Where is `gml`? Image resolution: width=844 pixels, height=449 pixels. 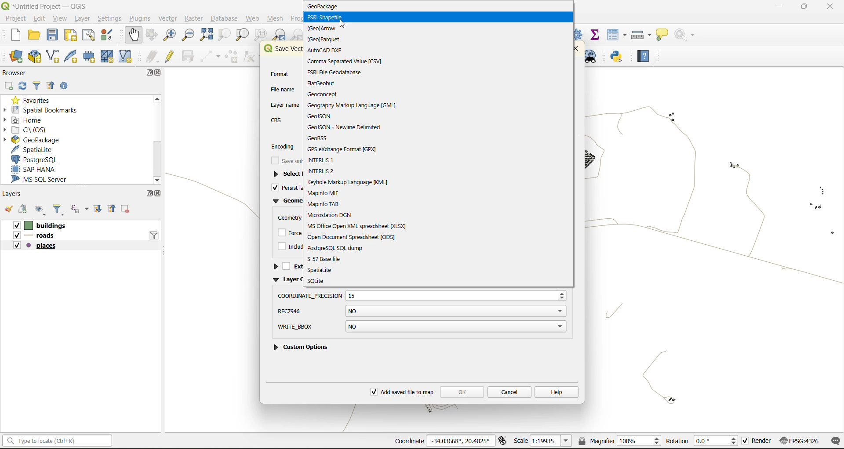
gml is located at coordinates (353, 106).